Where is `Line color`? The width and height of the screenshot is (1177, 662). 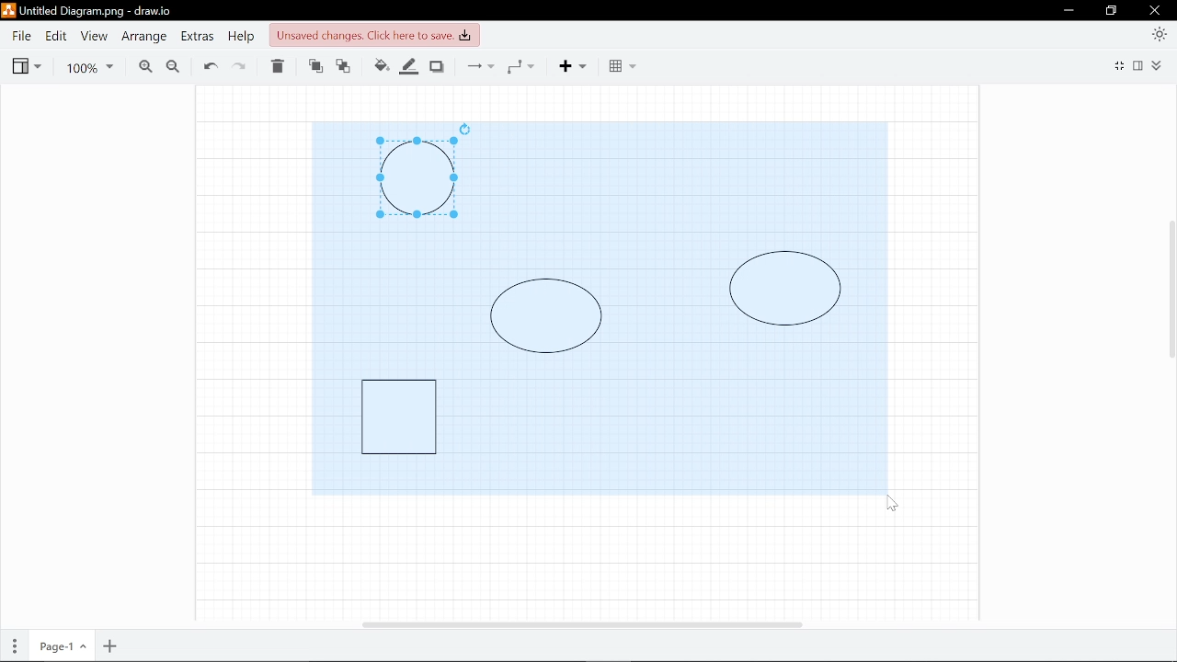 Line color is located at coordinates (410, 64).